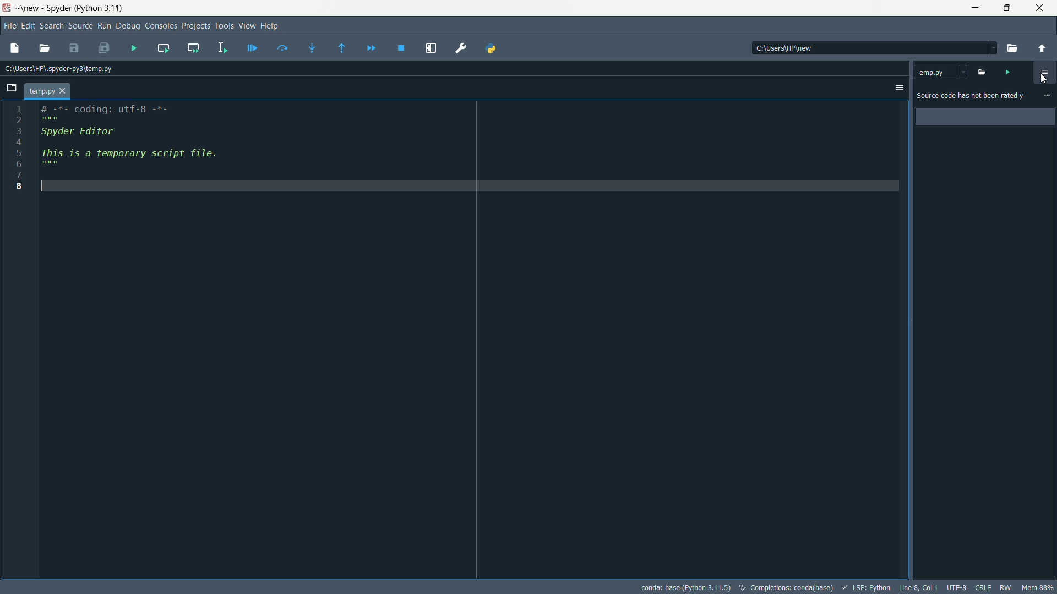 The width and height of the screenshot is (1057, 594). I want to click on continue execution until next function, so click(344, 48).